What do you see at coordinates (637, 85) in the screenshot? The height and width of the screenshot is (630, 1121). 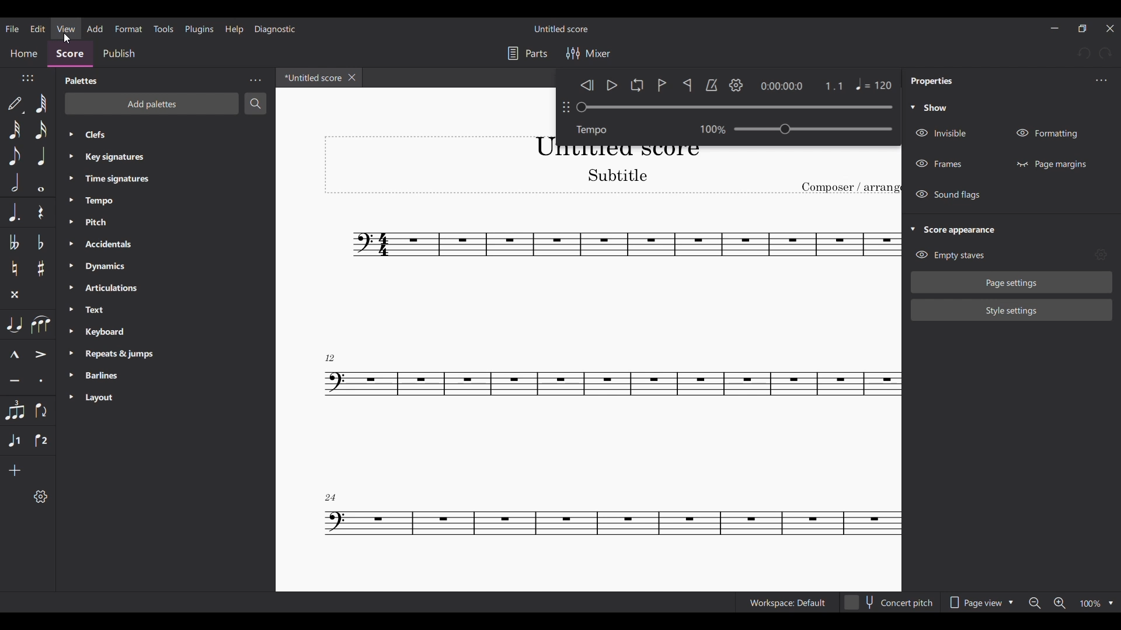 I see `Loop playback` at bounding box center [637, 85].